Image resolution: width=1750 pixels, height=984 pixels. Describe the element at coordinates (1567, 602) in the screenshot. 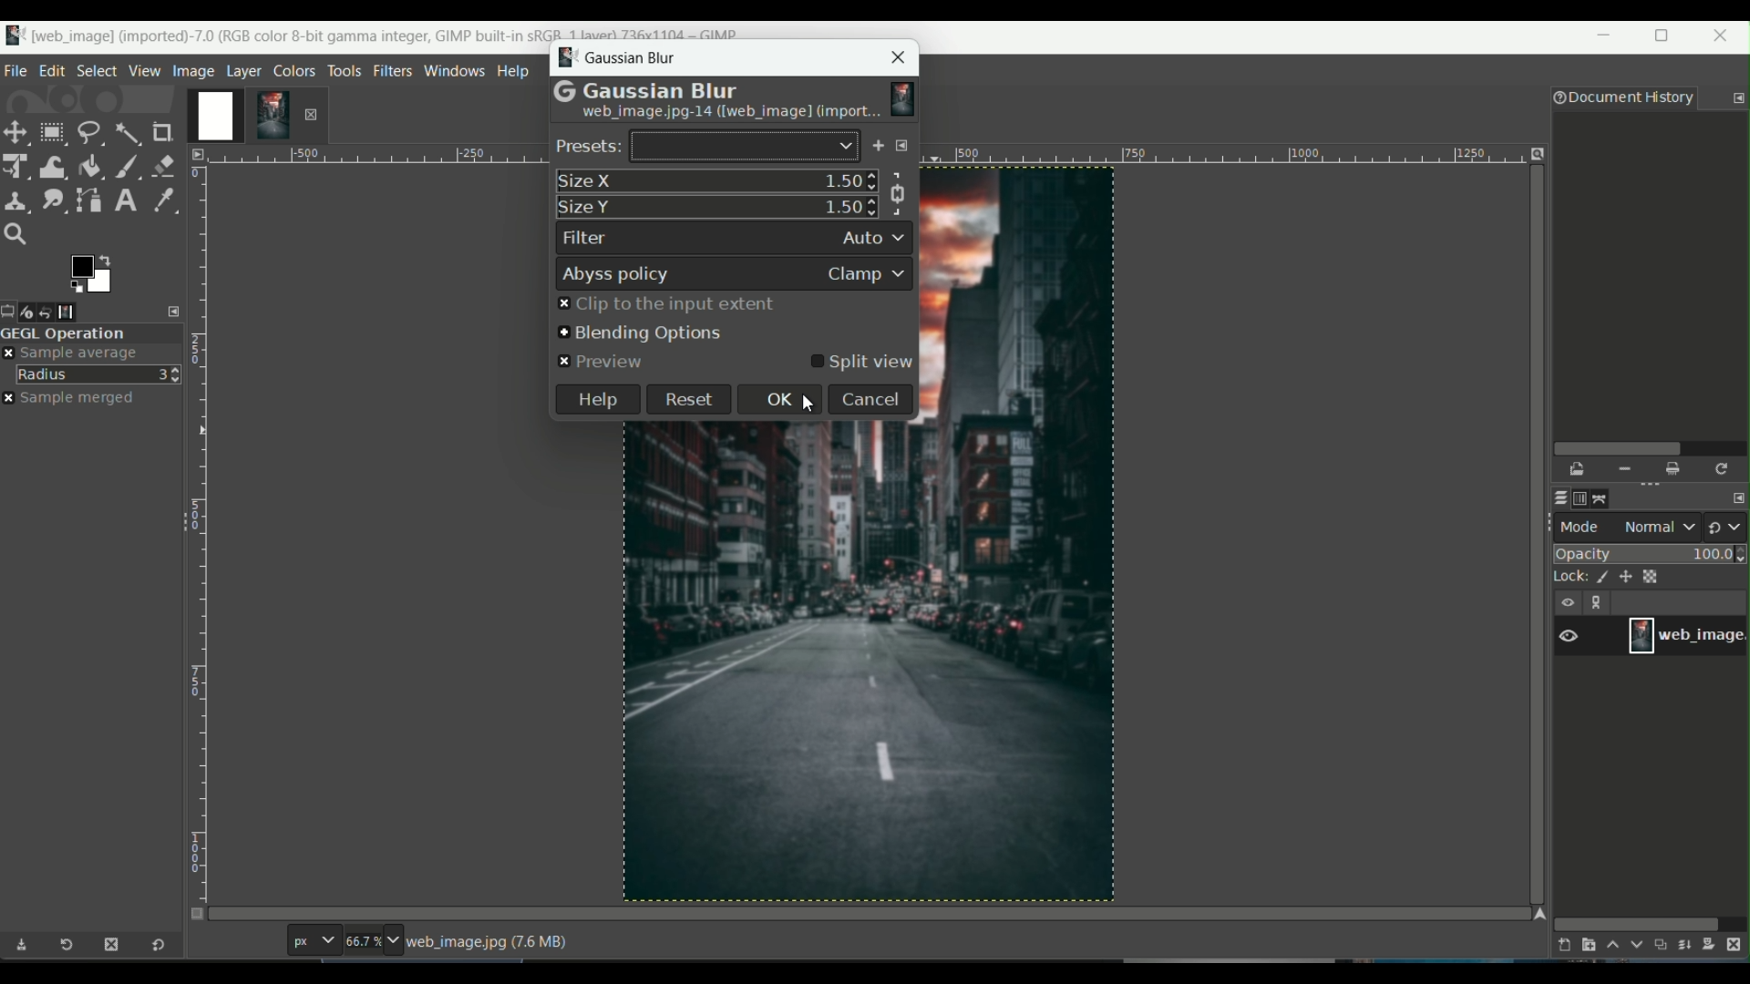

I see `(un)hide` at that location.